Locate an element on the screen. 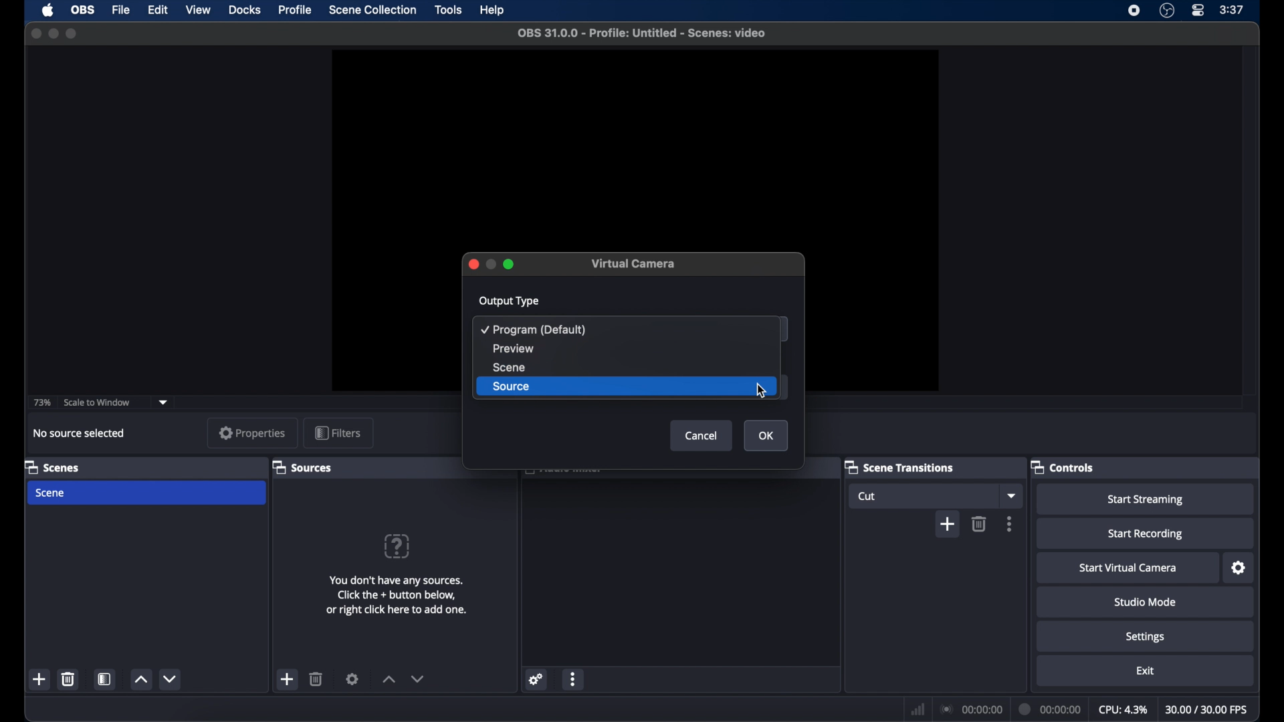 This screenshot has width=1284, height=722. program is located at coordinates (534, 329).